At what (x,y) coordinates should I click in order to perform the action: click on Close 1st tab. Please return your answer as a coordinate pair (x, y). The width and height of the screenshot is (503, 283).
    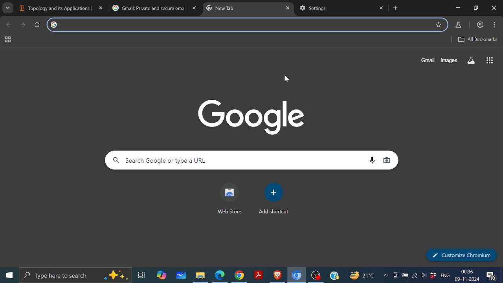
    Looking at the image, I should click on (100, 8).